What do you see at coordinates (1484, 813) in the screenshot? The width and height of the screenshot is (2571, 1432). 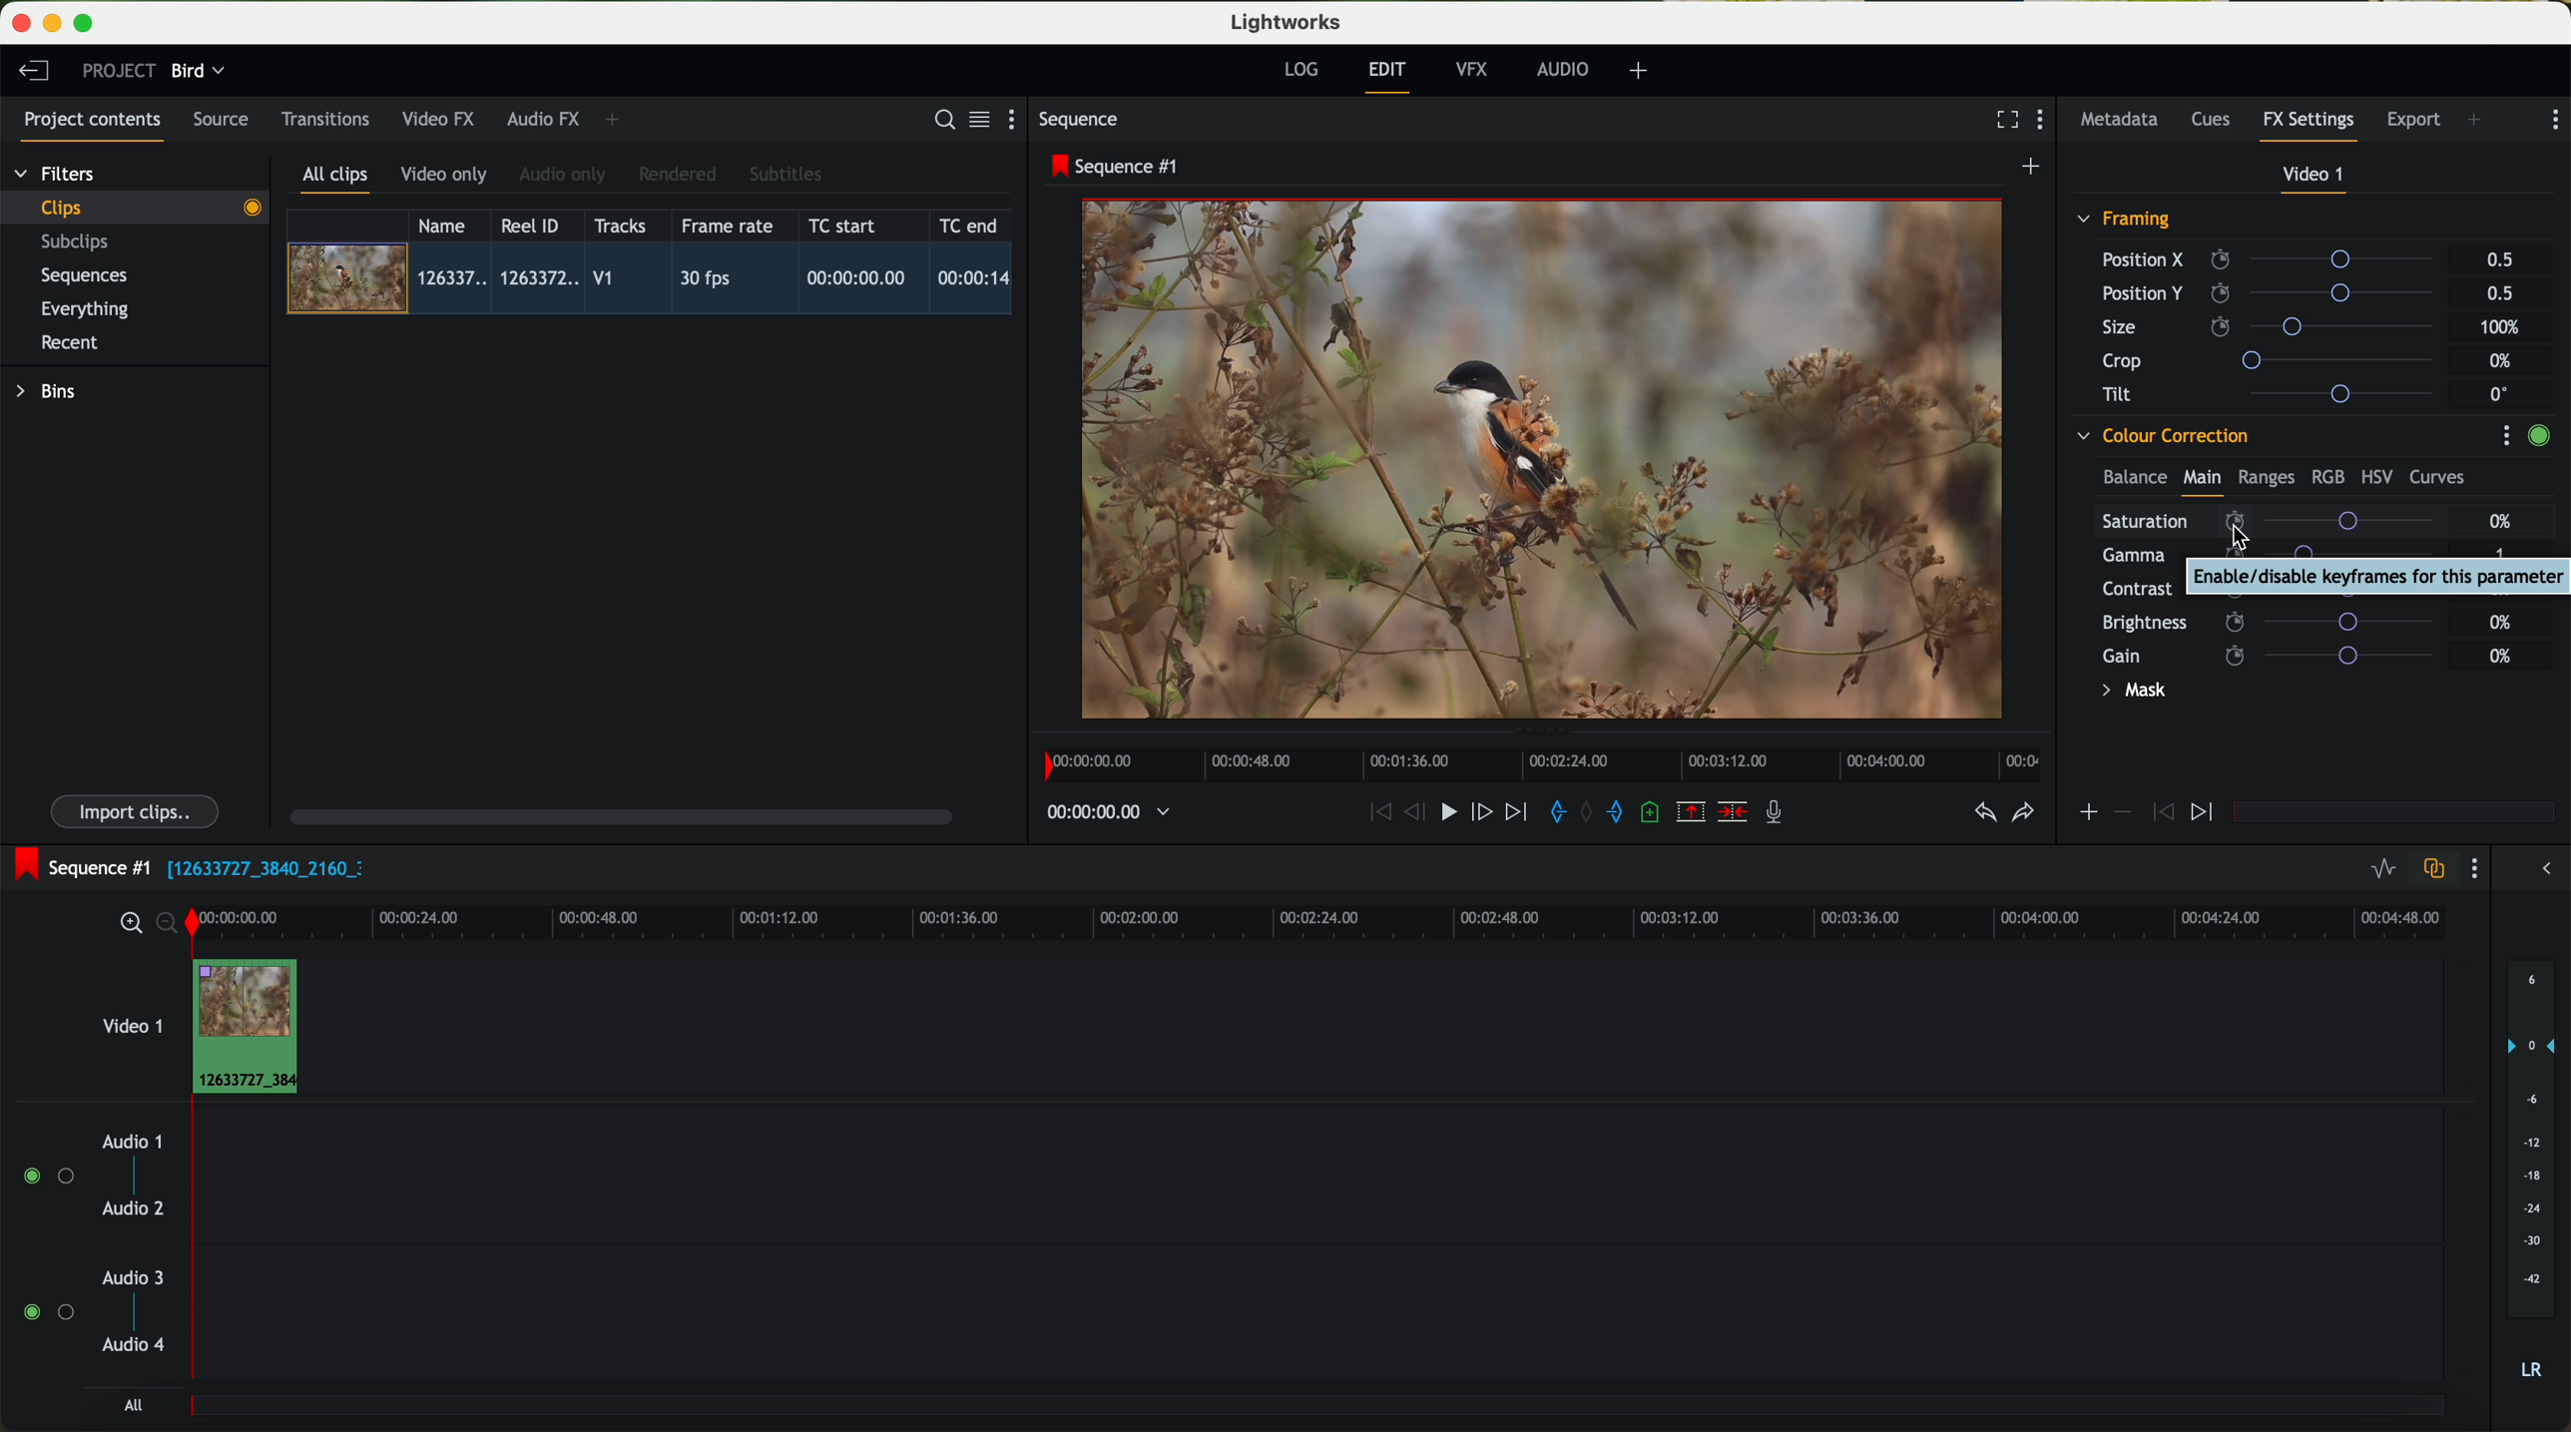 I see `nudge one frame foward` at bounding box center [1484, 813].